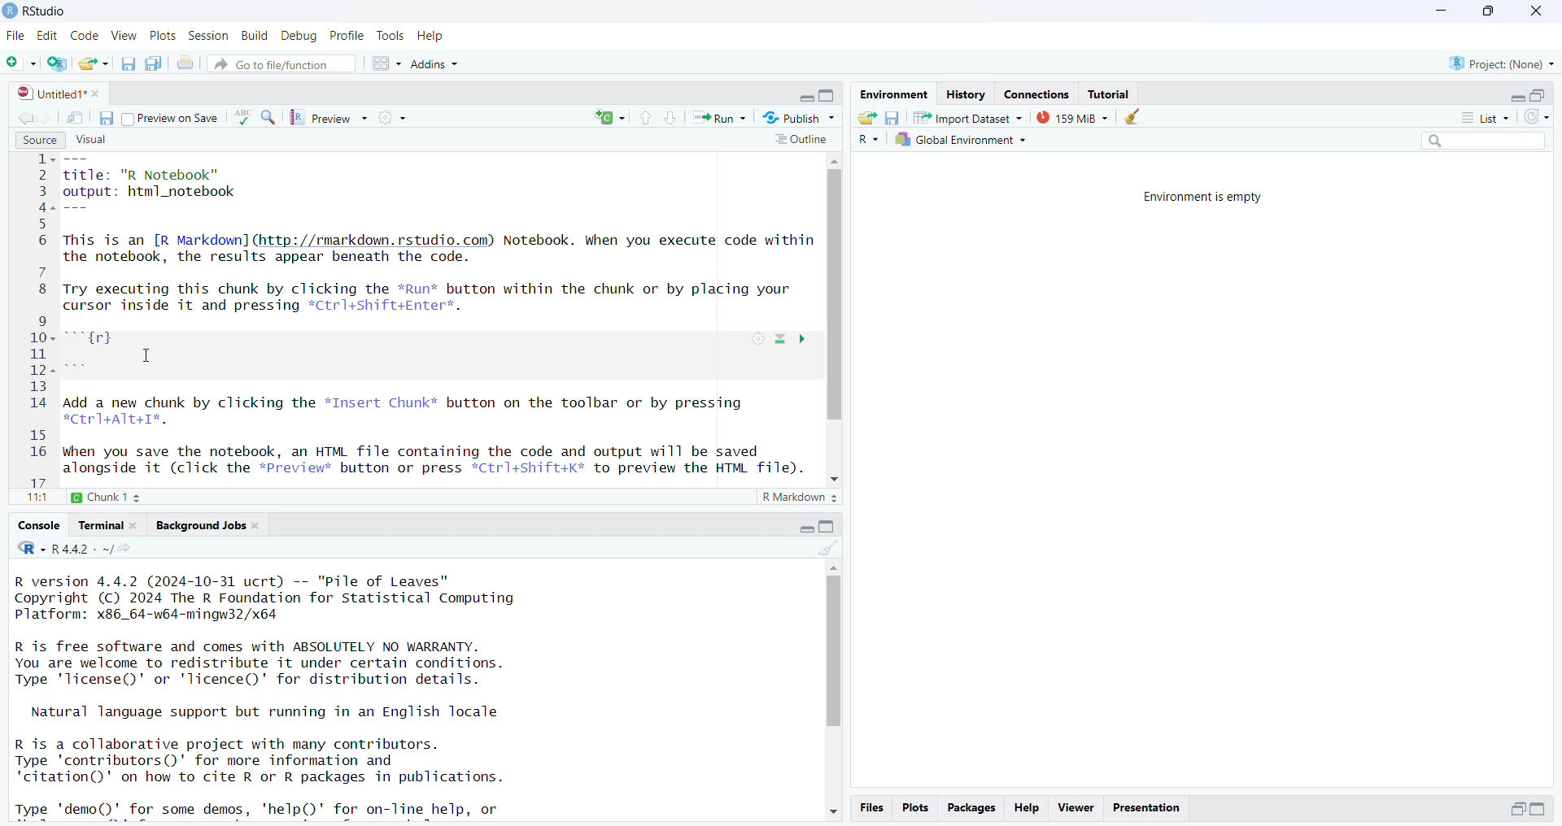  What do you see at coordinates (1536, 118) in the screenshot?
I see `refresh list` at bounding box center [1536, 118].